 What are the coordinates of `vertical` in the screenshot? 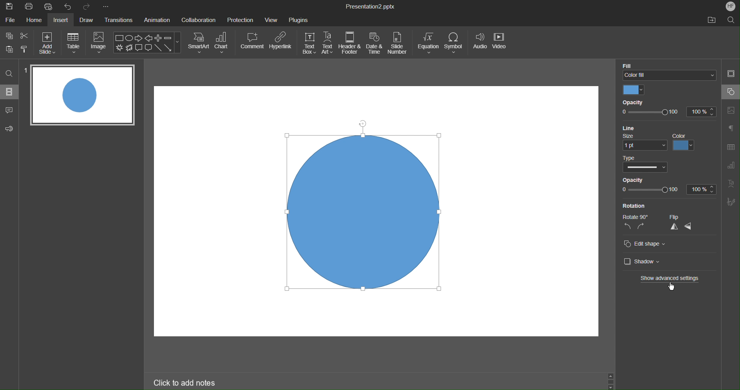 It's located at (673, 227).